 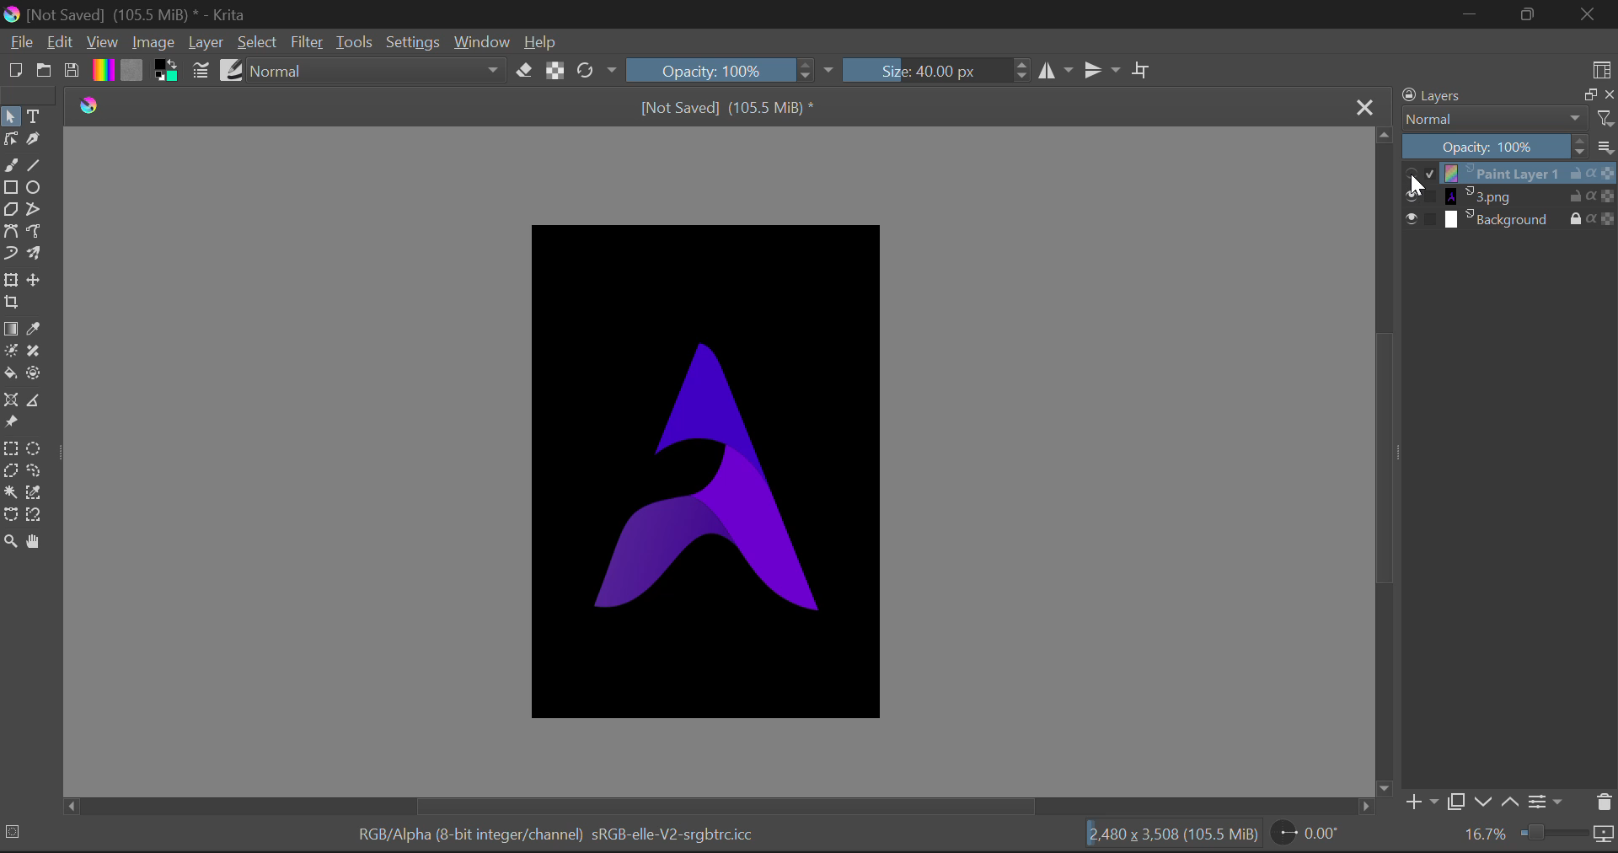 I want to click on Transform Layer, so click(x=13, y=279).